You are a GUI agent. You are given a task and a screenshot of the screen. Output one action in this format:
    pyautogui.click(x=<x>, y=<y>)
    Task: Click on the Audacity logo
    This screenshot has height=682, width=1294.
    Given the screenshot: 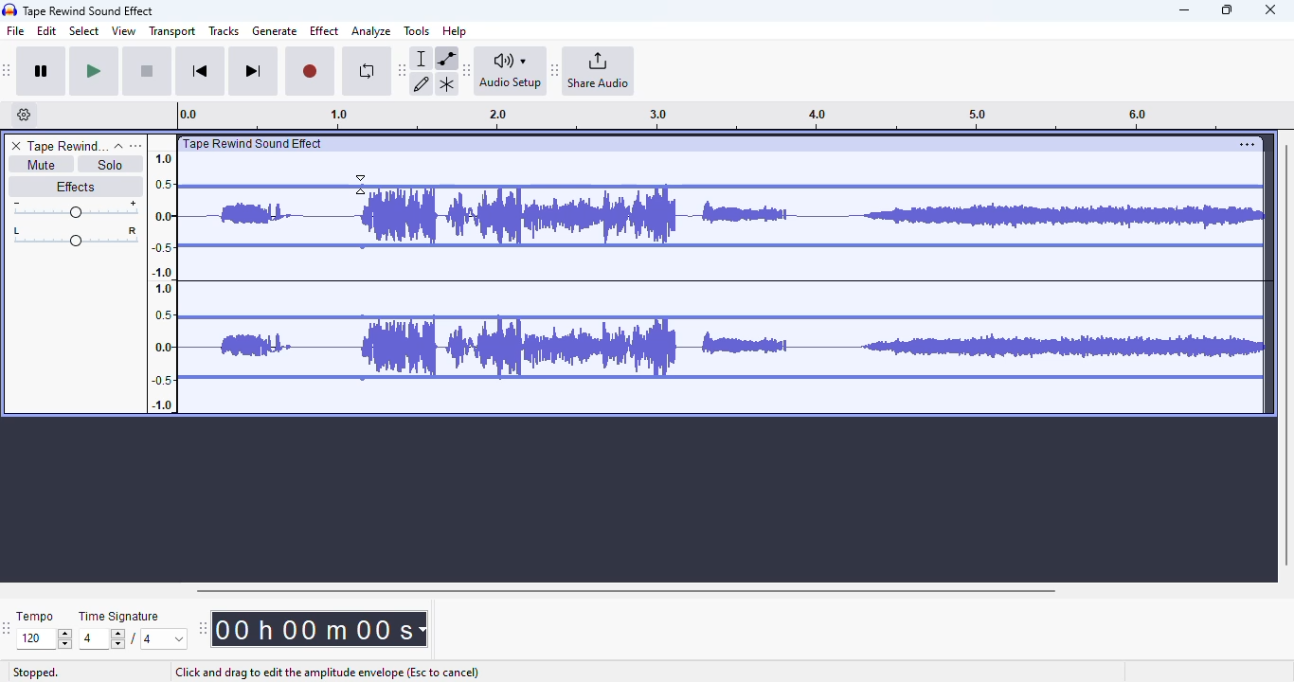 What is the action you would take?
    pyautogui.click(x=9, y=10)
    